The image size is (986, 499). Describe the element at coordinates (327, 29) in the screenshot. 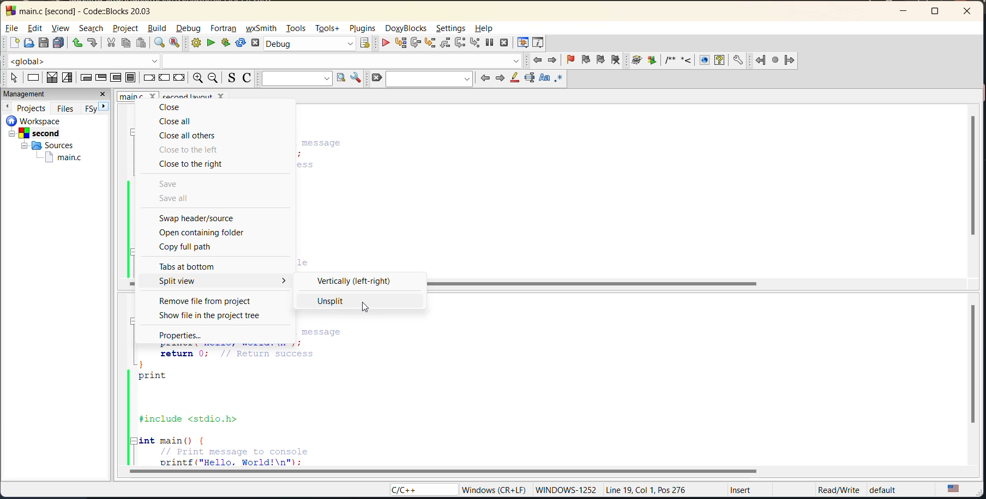

I see `tools+` at that location.